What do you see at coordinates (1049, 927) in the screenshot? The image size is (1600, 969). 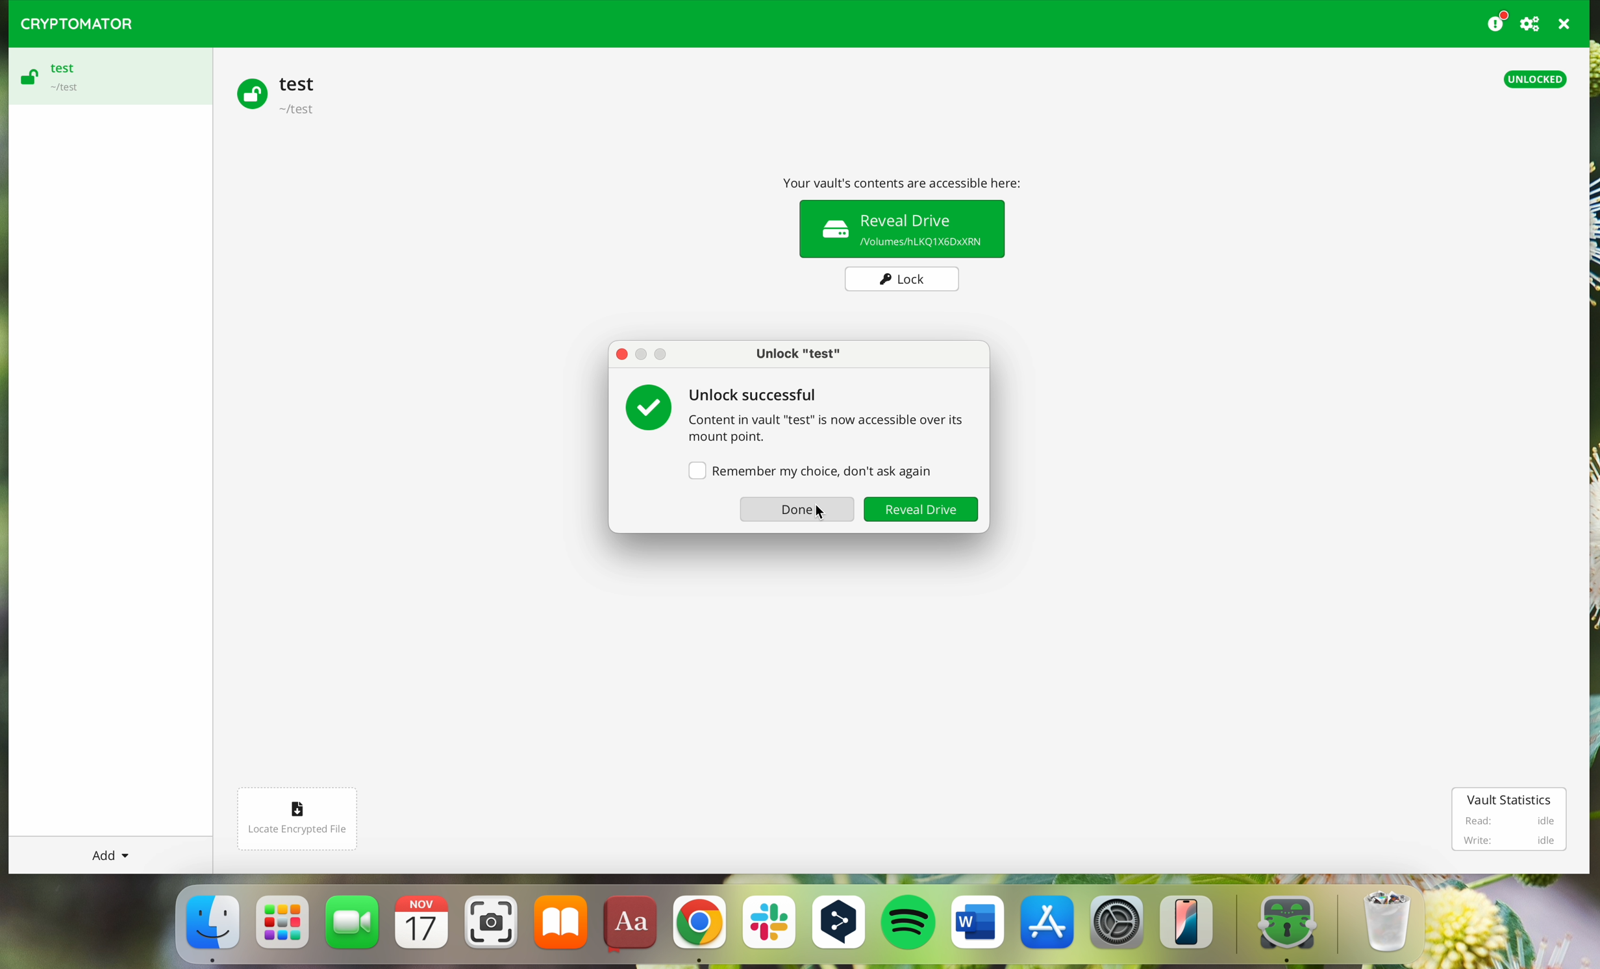 I see `Appstore` at bounding box center [1049, 927].